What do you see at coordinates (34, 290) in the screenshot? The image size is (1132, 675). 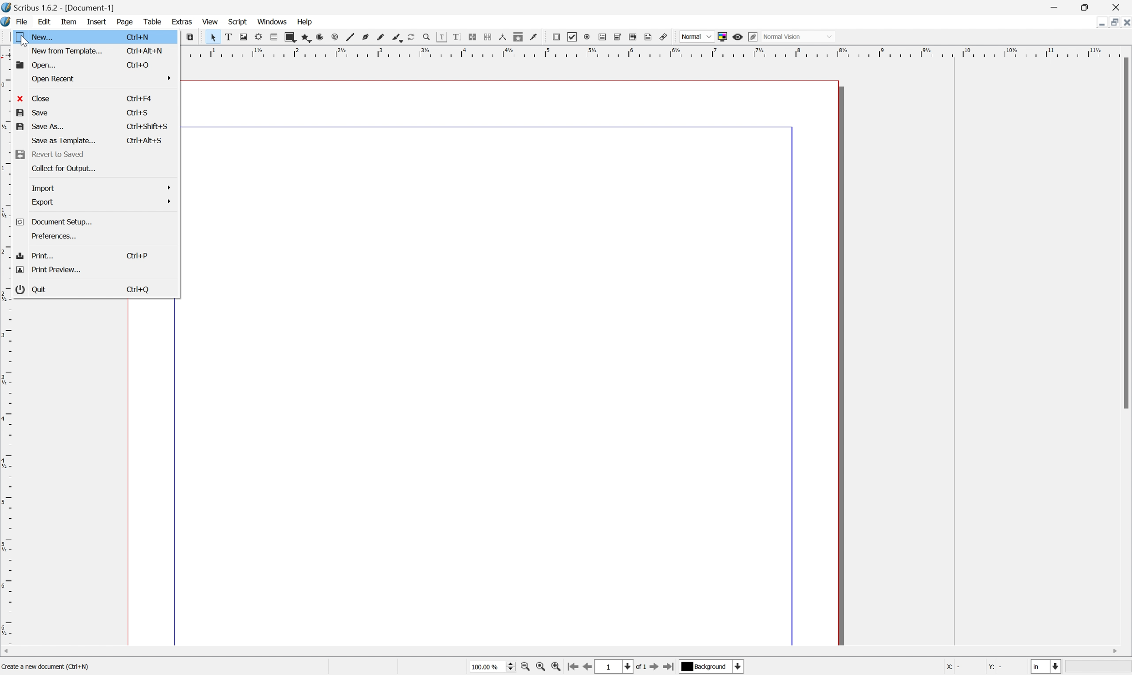 I see `quit` at bounding box center [34, 290].